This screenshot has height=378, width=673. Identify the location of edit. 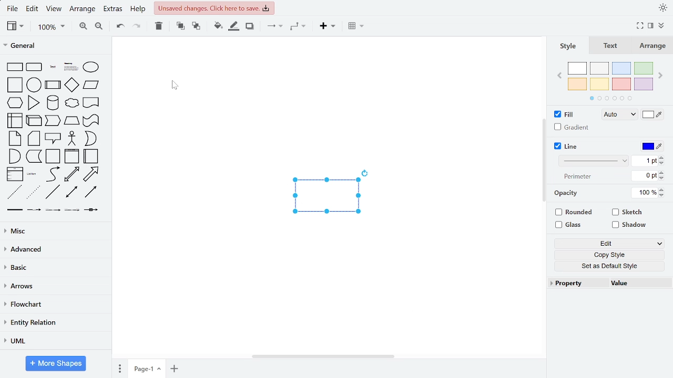
(608, 243).